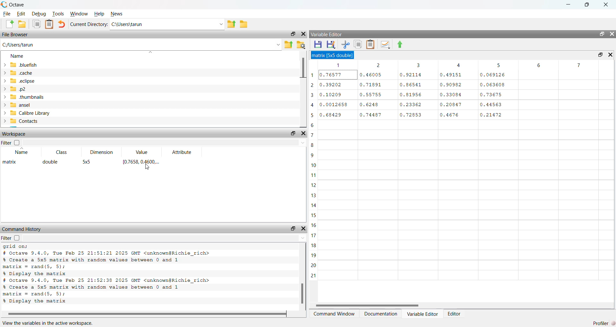  I want to click on variable Editor, so click(329, 35).